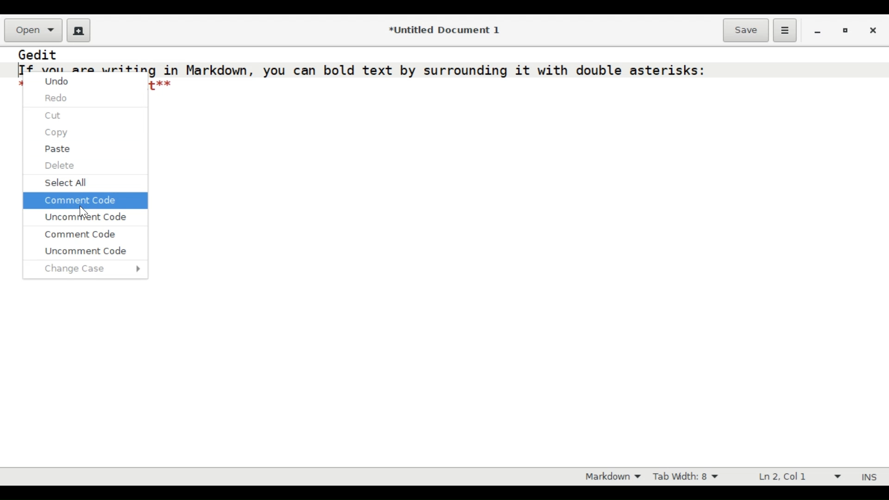 The width and height of the screenshot is (889, 500). I want to click on Uncomment Code, so click(86, 250).